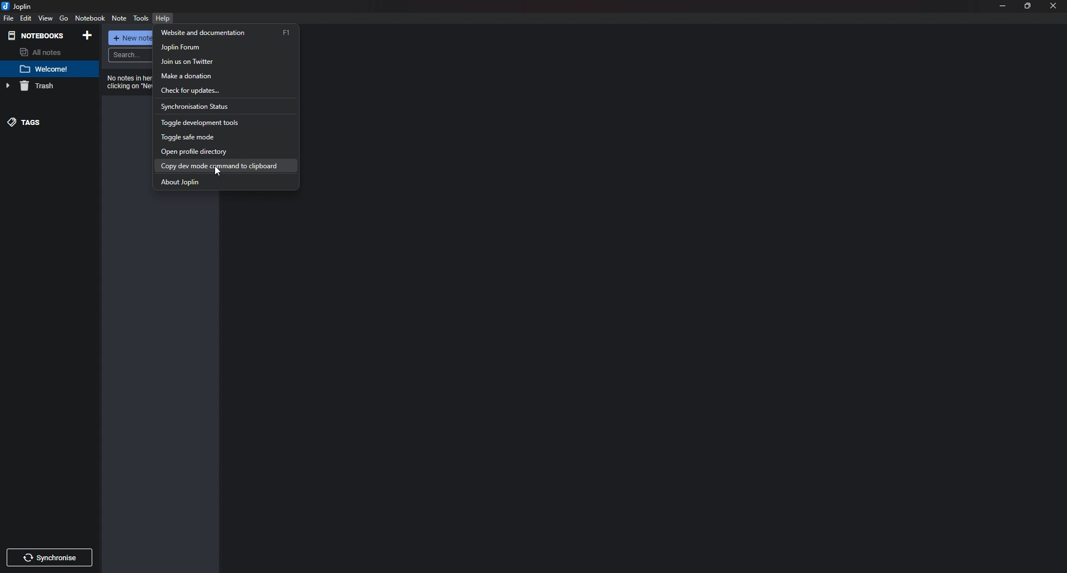 The height and width of the screenshot is (573, 1067). Describe the element at coordinates (45, 122) in the screenshot. I see `tags` at that location.